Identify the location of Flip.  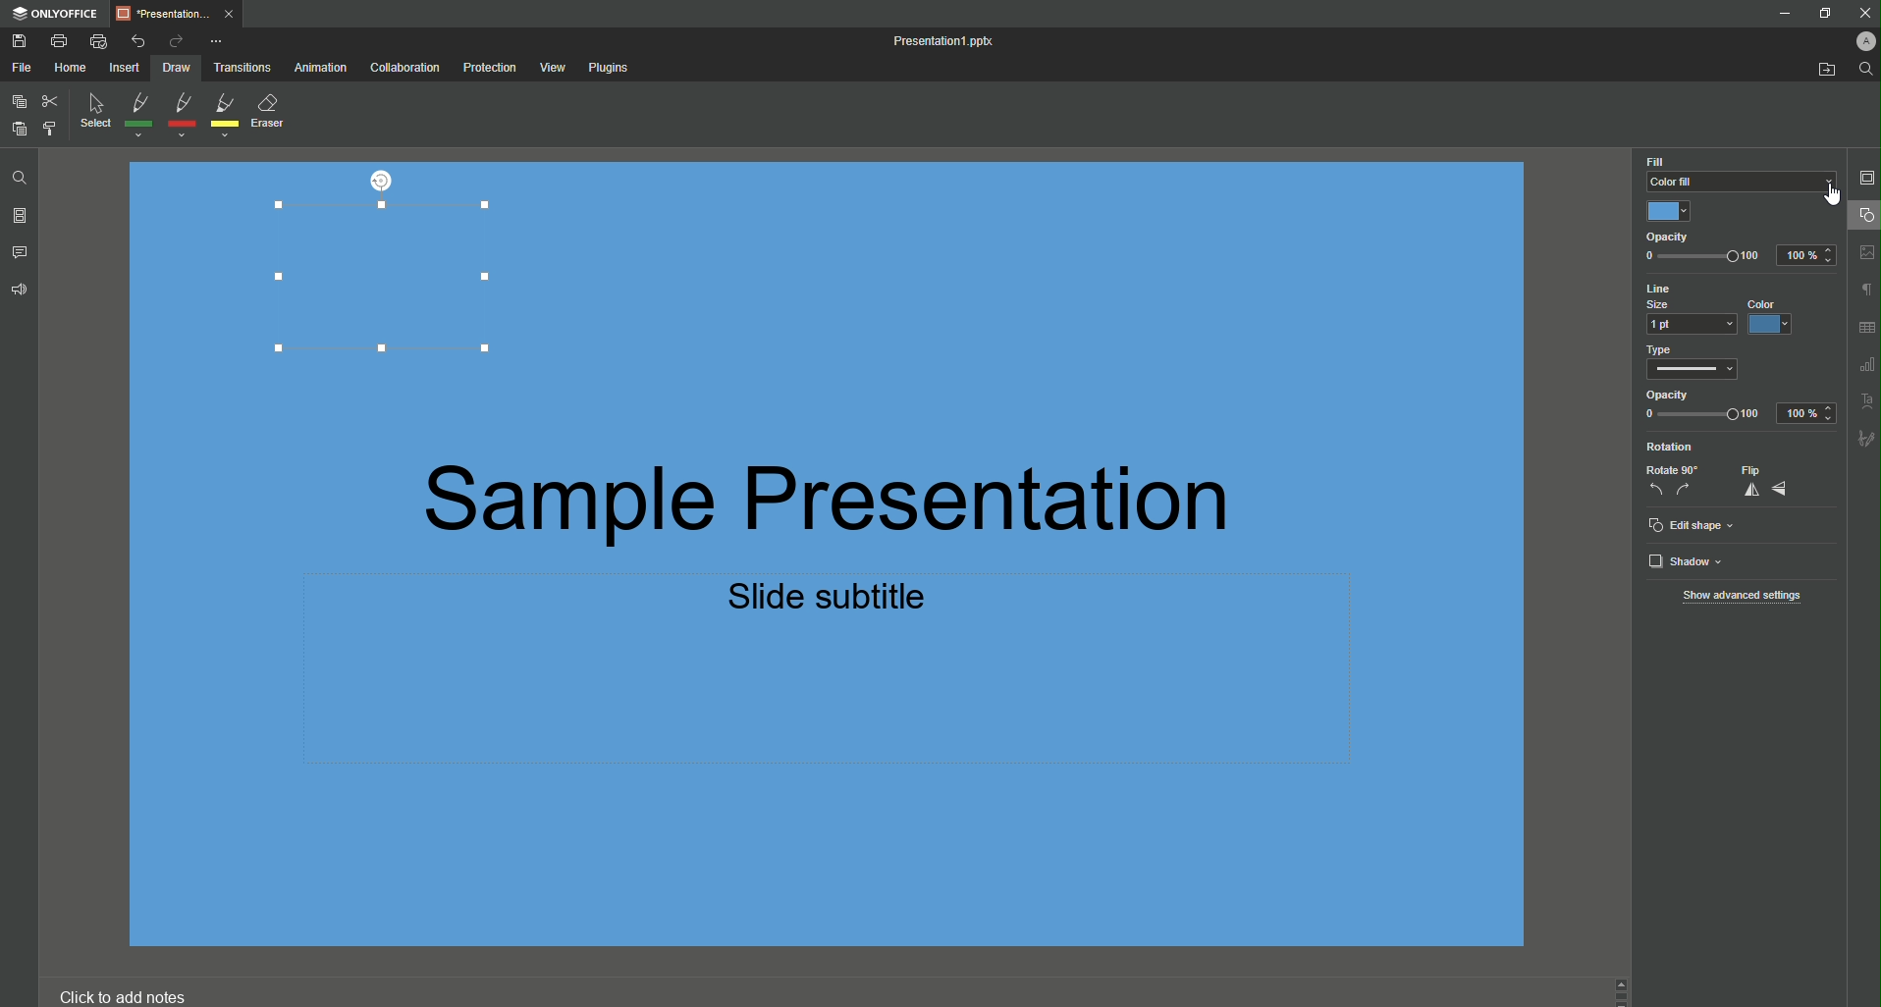
(1767, 481).